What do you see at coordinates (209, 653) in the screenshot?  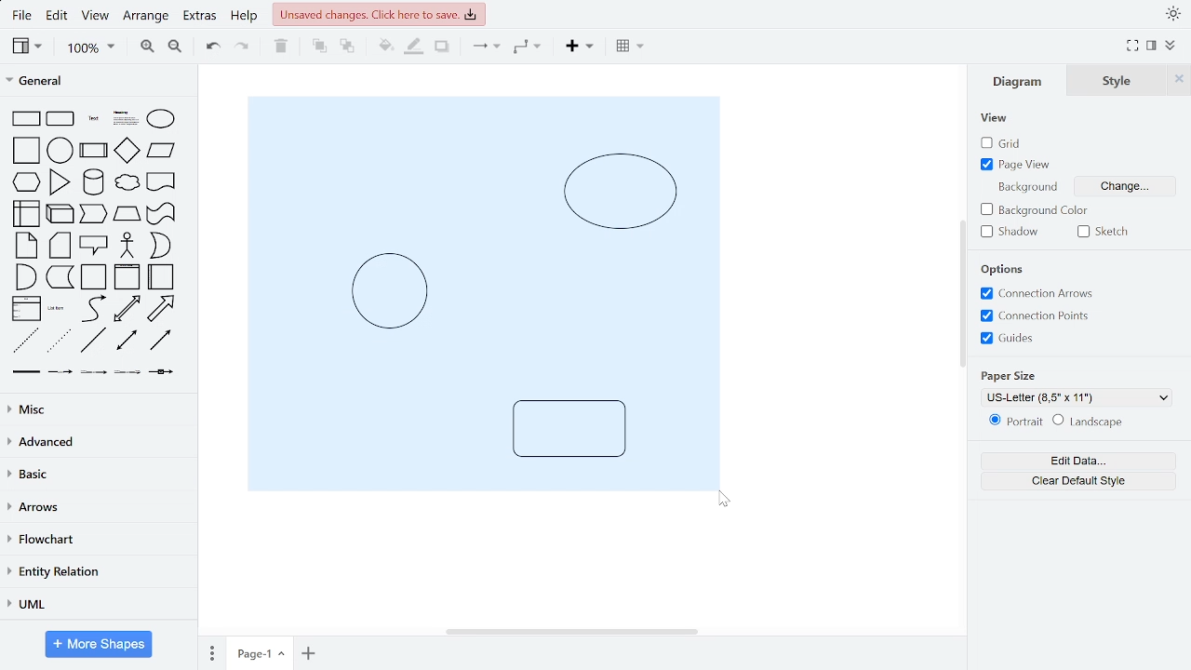 I see `pages` at bounding box center [209, 653].